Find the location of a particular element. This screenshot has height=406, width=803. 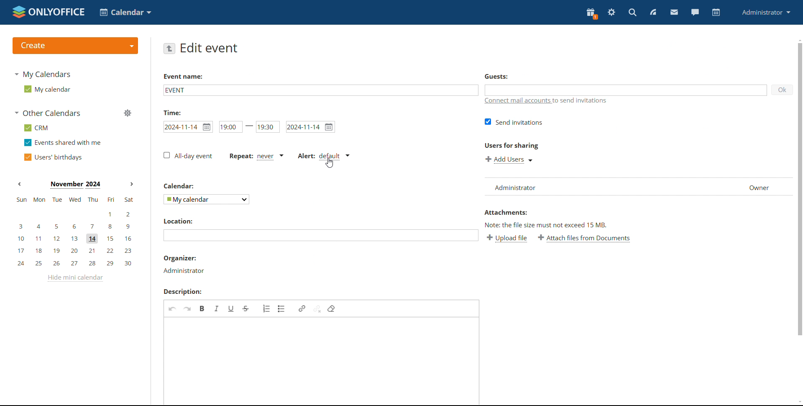

create is located at coordinates (75, 46).